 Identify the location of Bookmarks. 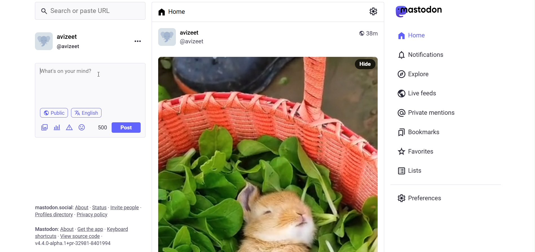
(419, 133).